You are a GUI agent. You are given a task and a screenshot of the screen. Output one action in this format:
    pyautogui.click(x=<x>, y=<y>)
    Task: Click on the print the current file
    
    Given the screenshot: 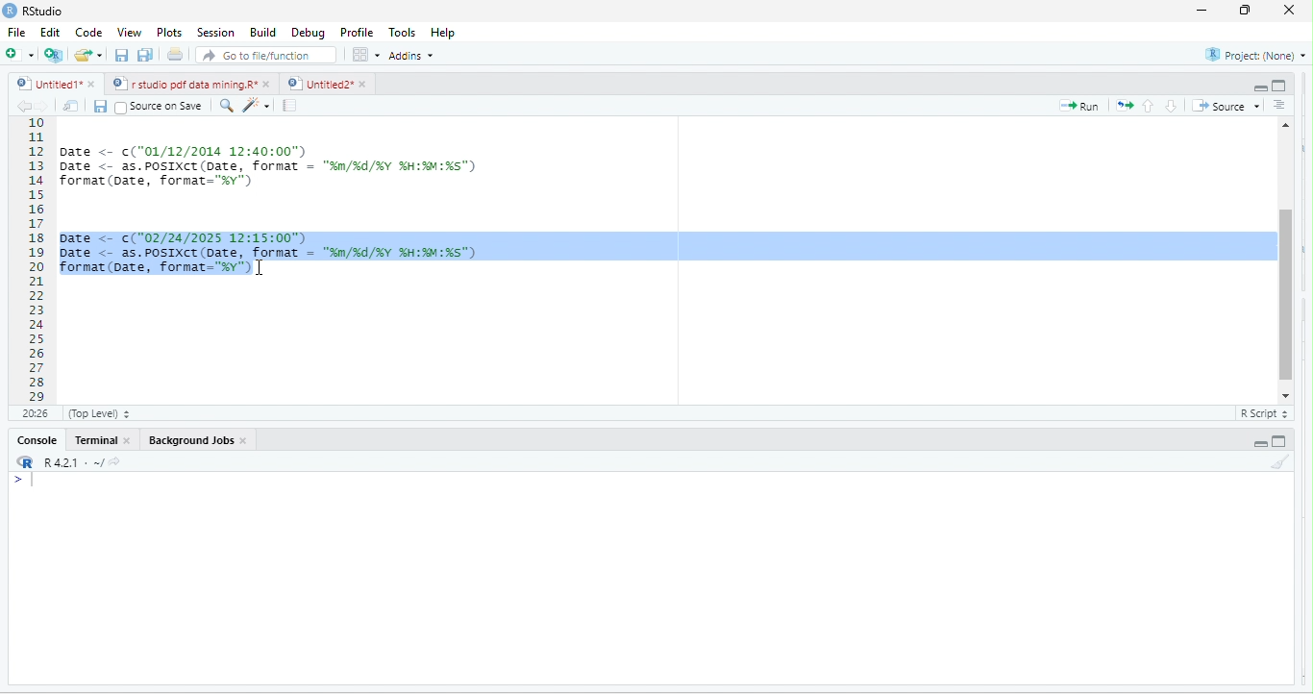 What is the action you would take?
    pyautogui.click(x=174, y=57)
    